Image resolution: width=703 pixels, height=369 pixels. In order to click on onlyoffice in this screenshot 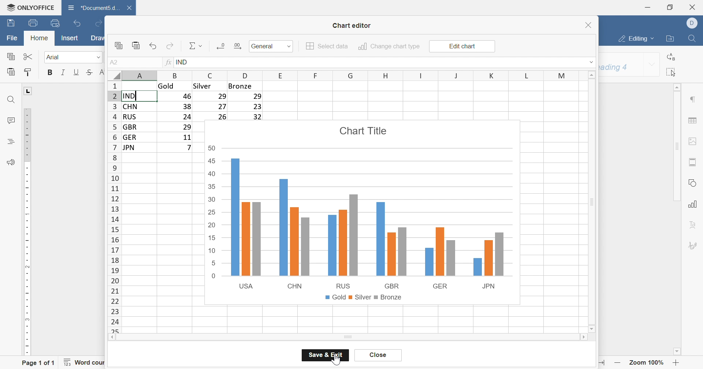, I will do `click(31, 7)`.